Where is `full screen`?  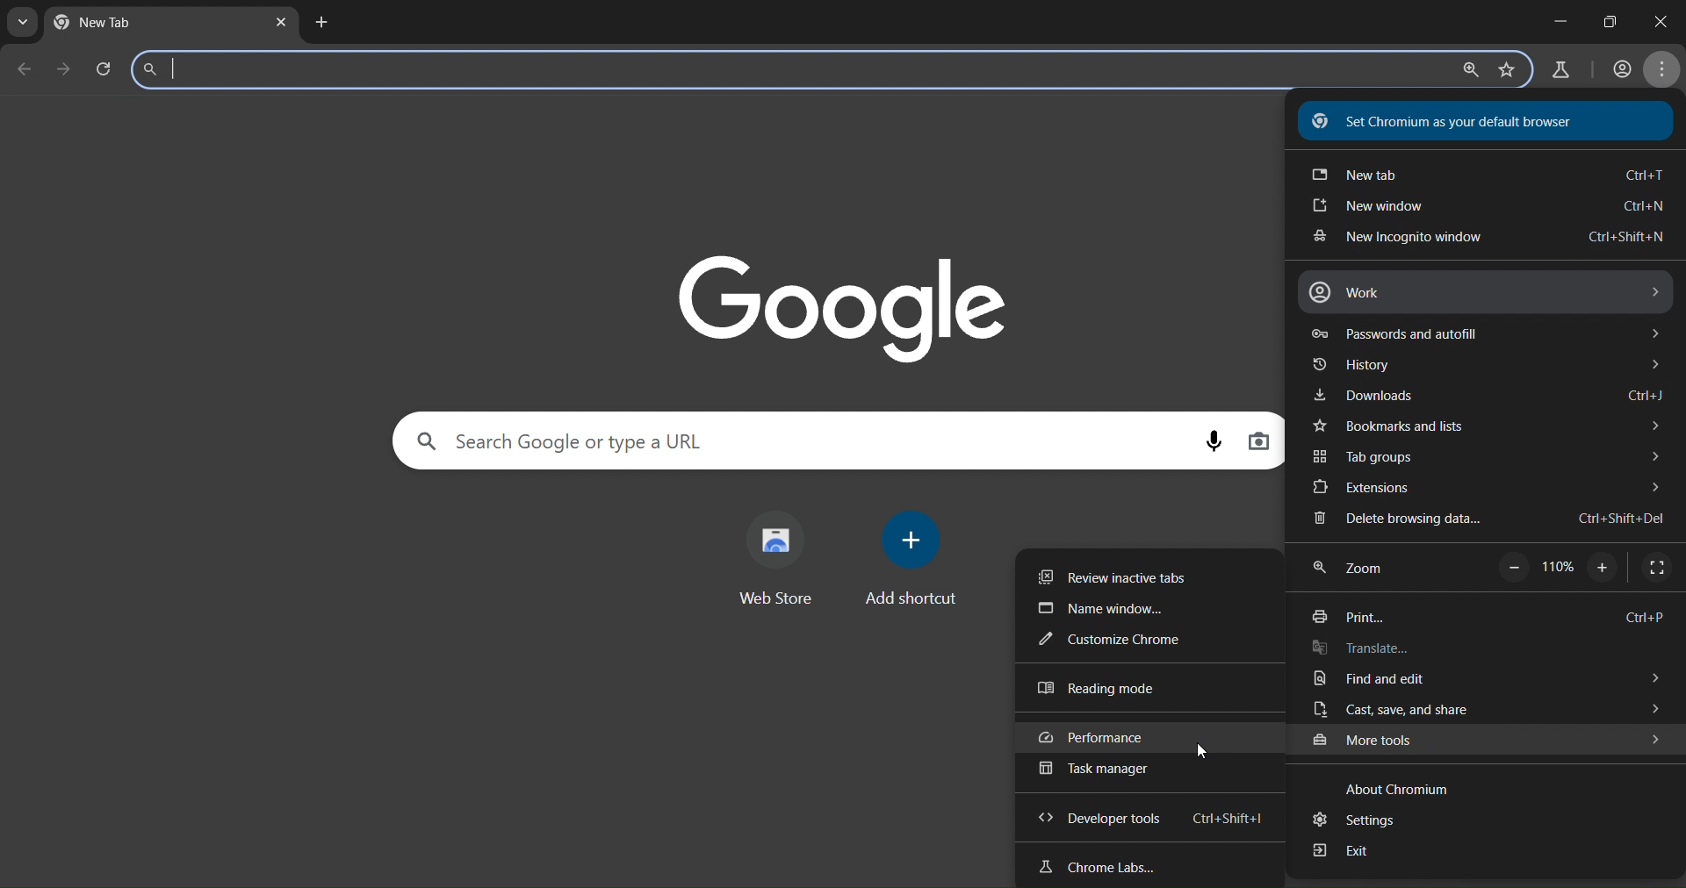
full screen is located at coordinates (1656, 567).